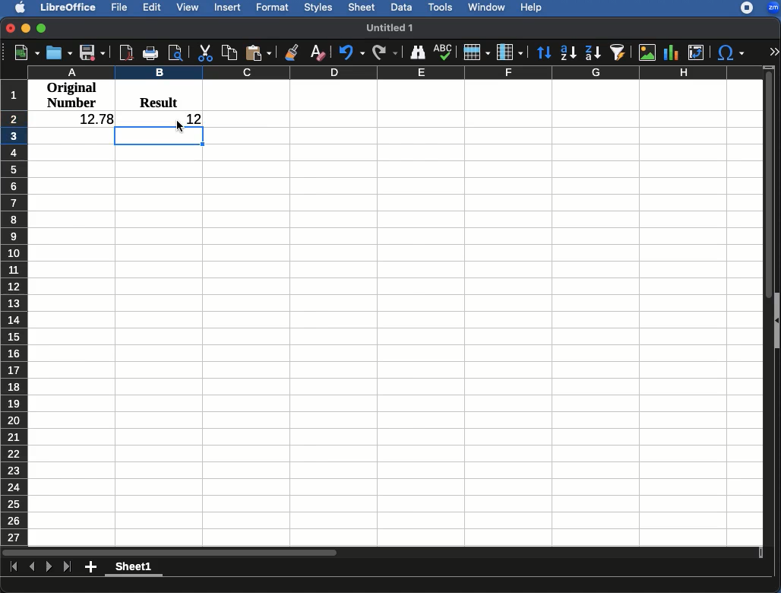 Image resolution: width=781 pixels, height=593 pixels. What do you see at coordinates (195, 119) in the screenshot?
I see `12` at bounding box center [195, 119].